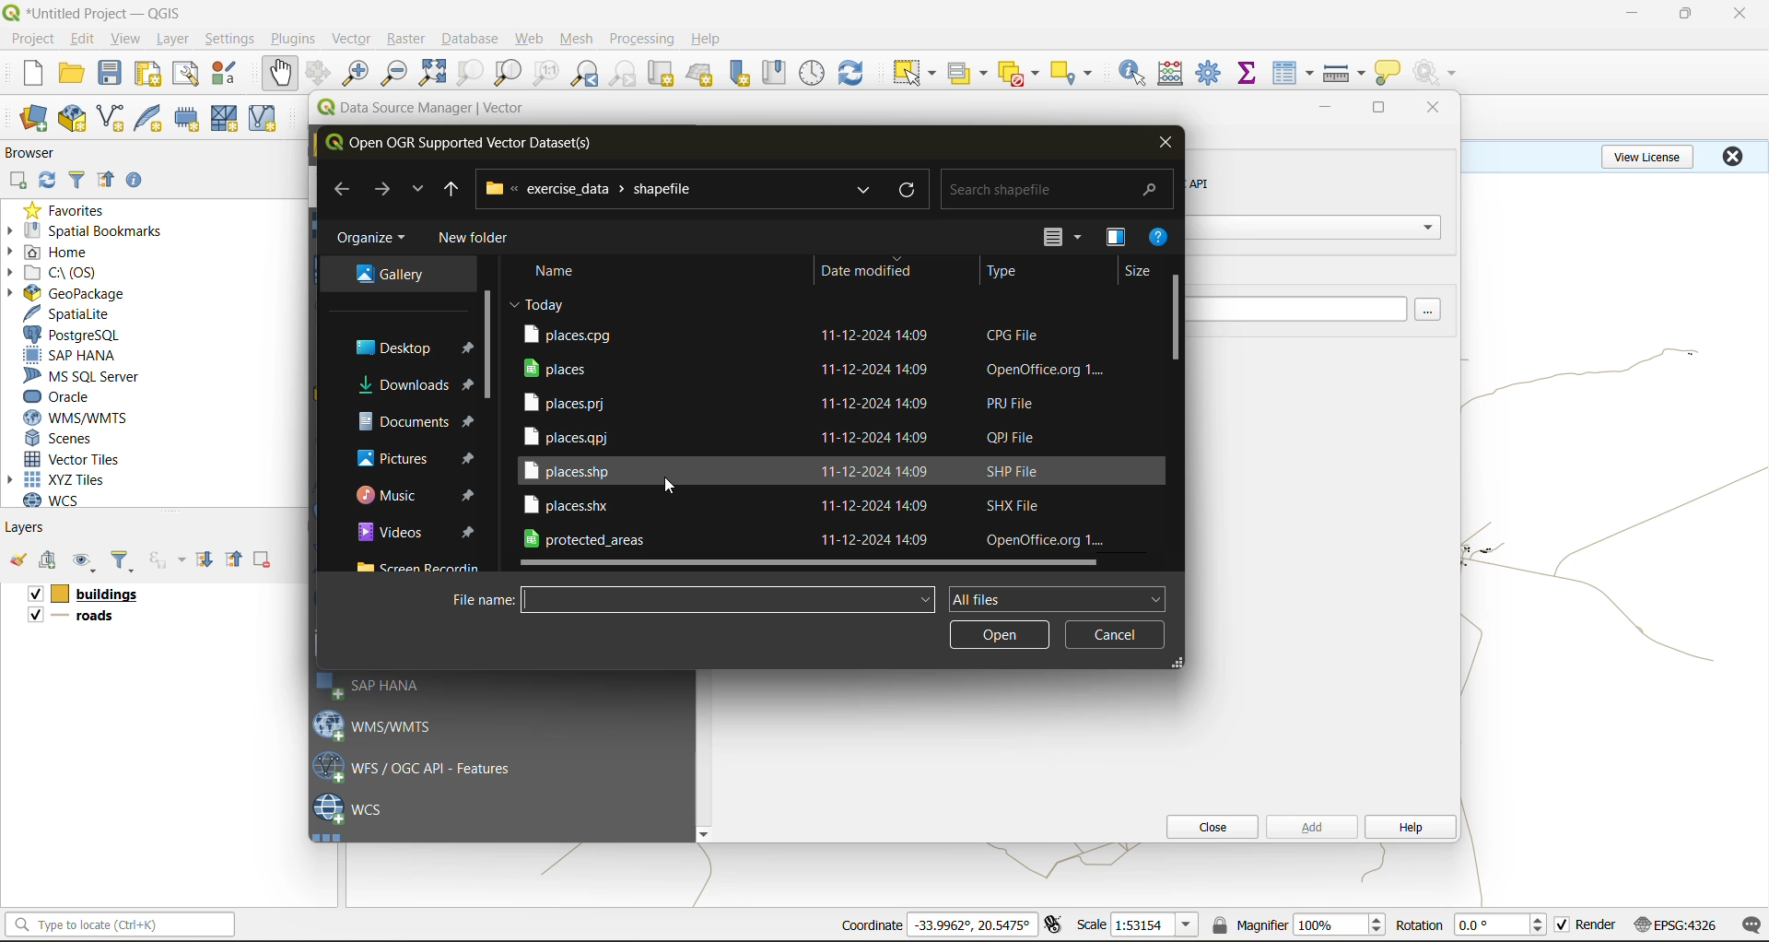 The width and height of the screenshot is (1769, 942). I want to click on folder explorer, so click(416, 421).